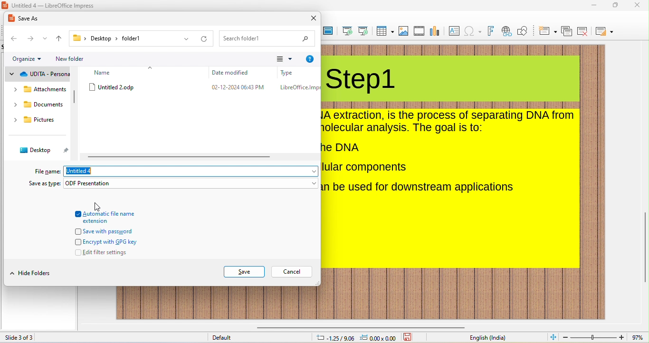  What do you see at coordinates (42, 121) in the screenshot?
I see `pictures` at bounding box center [42, 121].